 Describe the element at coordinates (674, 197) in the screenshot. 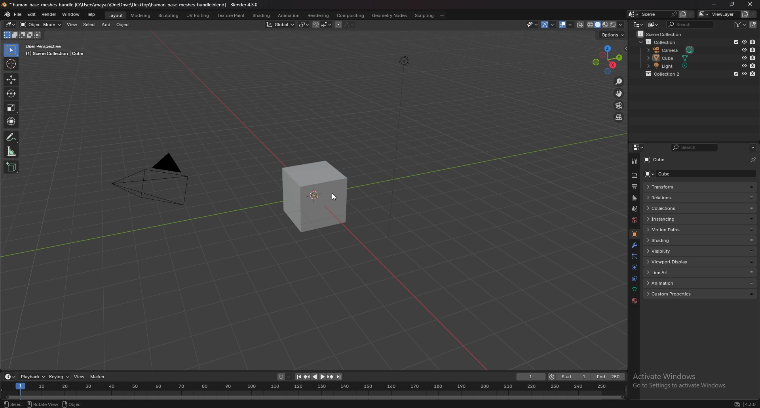

I see `relations` at that location.